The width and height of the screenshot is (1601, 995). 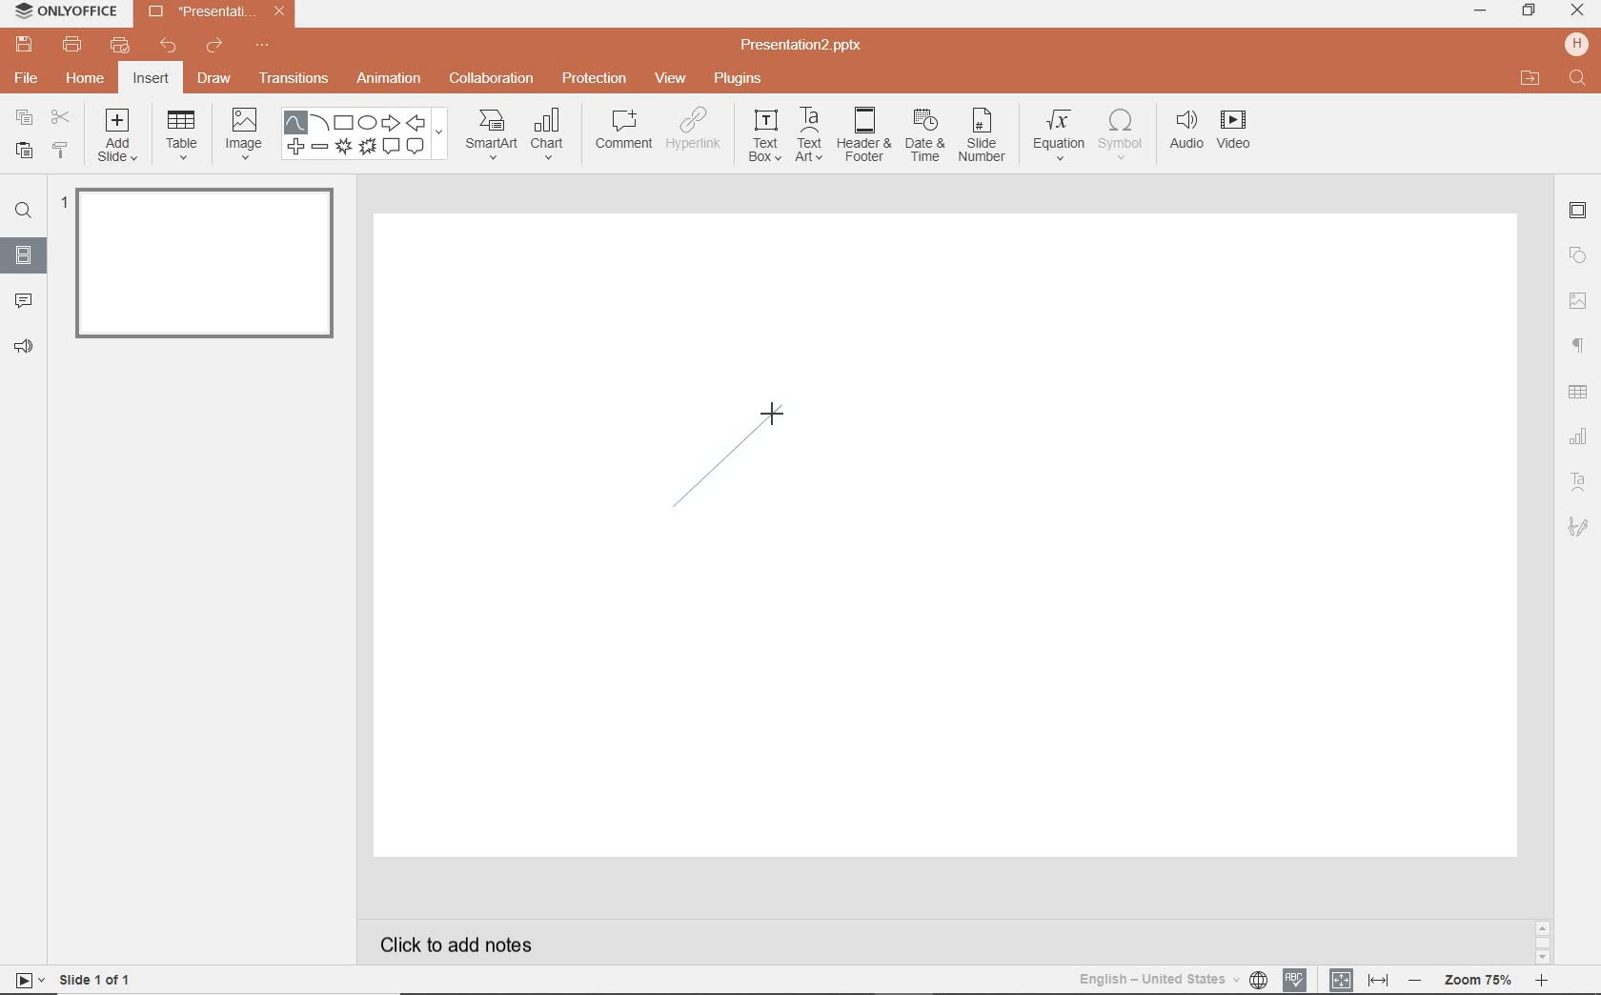 What do you see at coordinates (1542, 940) in the screenshot?
I see `SCROLLBAR` at bounding box center [1542, 940].